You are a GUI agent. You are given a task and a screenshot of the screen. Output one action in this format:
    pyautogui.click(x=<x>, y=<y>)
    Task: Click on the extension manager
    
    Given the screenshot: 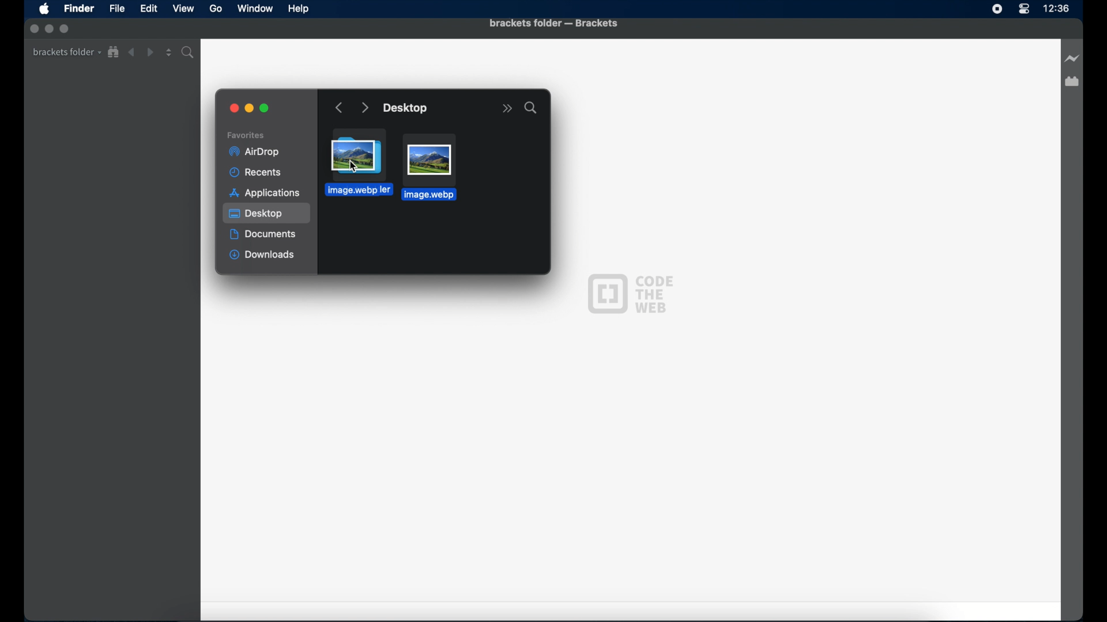 What is the action you would take?
    pyautogui.click(x=1072, y=82)
    